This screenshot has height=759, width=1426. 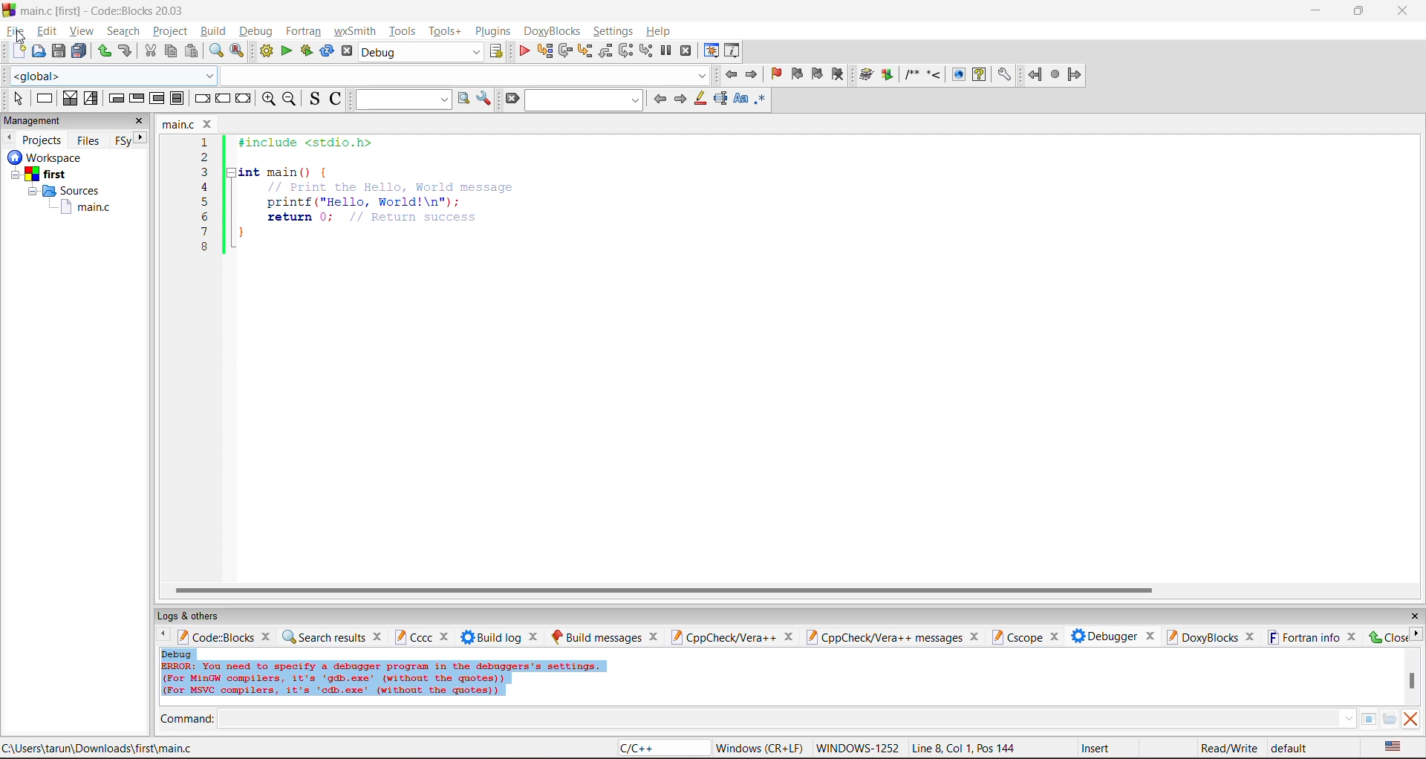 I want to click on close, so click(x=788, y=637).